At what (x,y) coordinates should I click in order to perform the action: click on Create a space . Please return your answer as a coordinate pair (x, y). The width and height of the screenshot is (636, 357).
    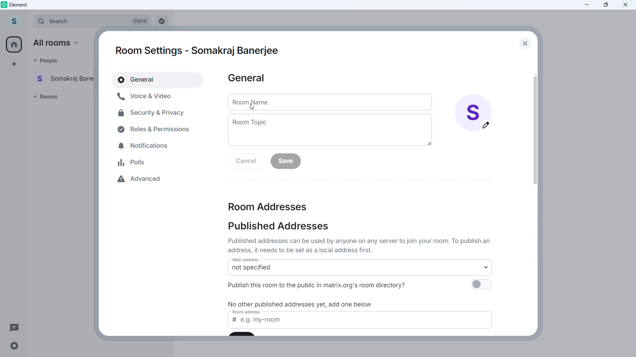
    Looking at the image, I should click on (14, 64).